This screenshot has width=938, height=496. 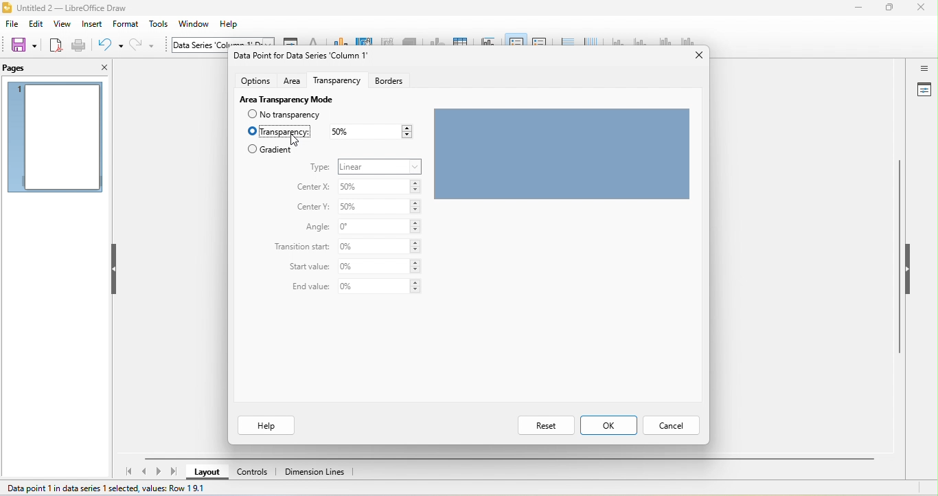 What do you see at coordinates (311, 227) in the screenshot?
I see `angle` at bounding box center [311, 227].